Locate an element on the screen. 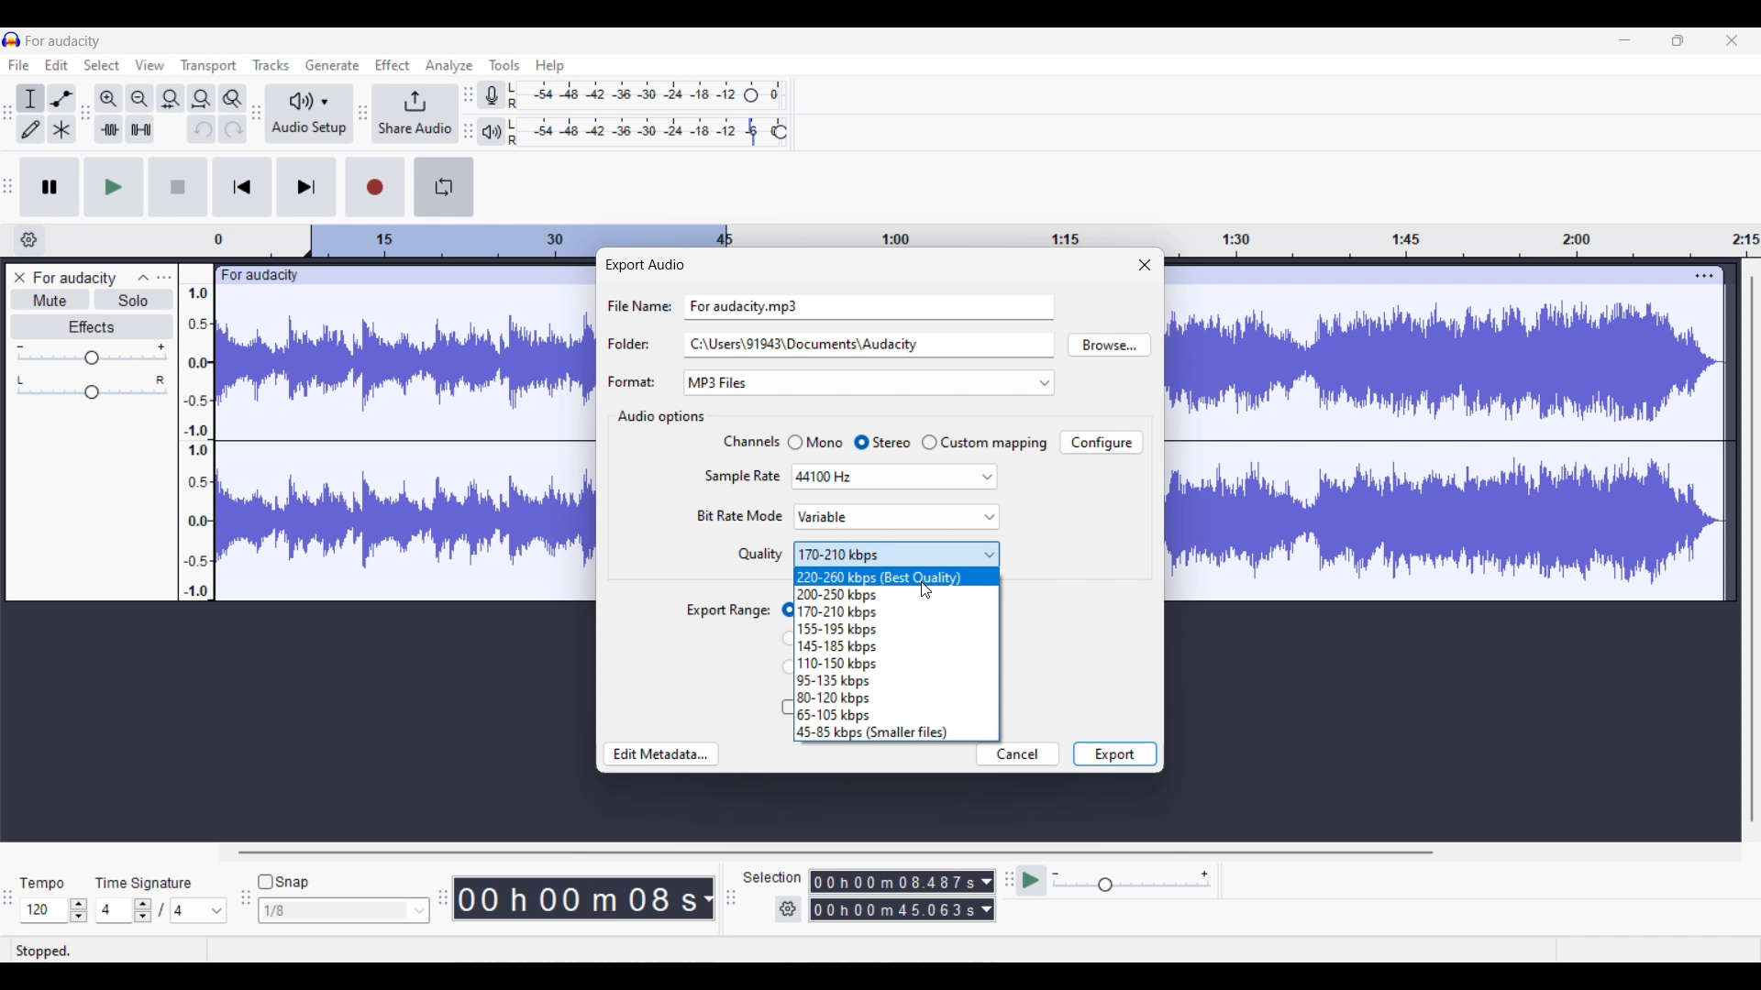 This screenshot has width=1761, height=990. Project name - For audacity is located at coordinates (64, 41).